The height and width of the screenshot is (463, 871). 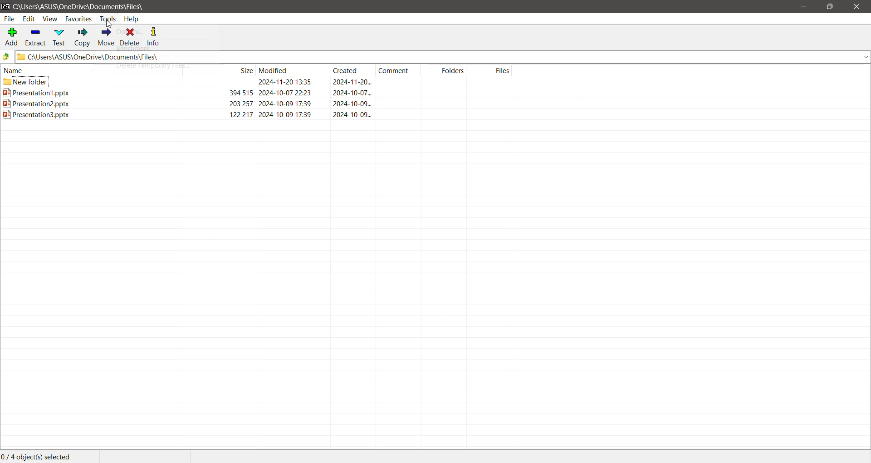 I want to click on C:\Users\ASUS\OneDrive\Documents\Files\, so click(x=84, y=7).